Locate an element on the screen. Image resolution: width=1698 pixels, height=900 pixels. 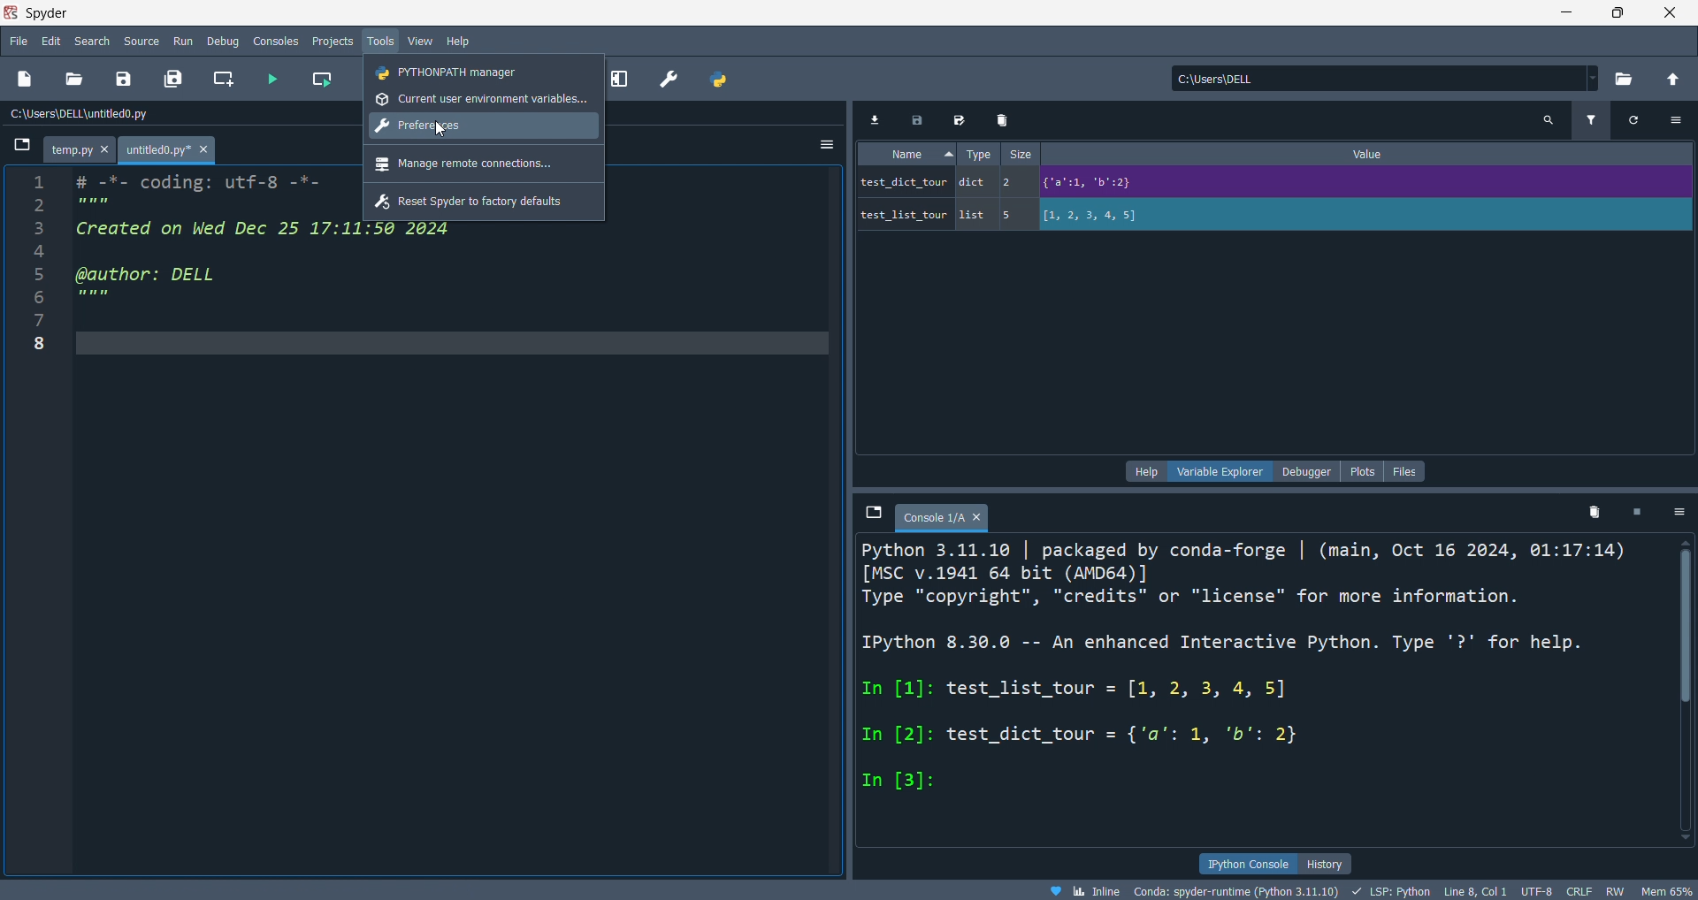
import data is located at coordinates (879, 122).